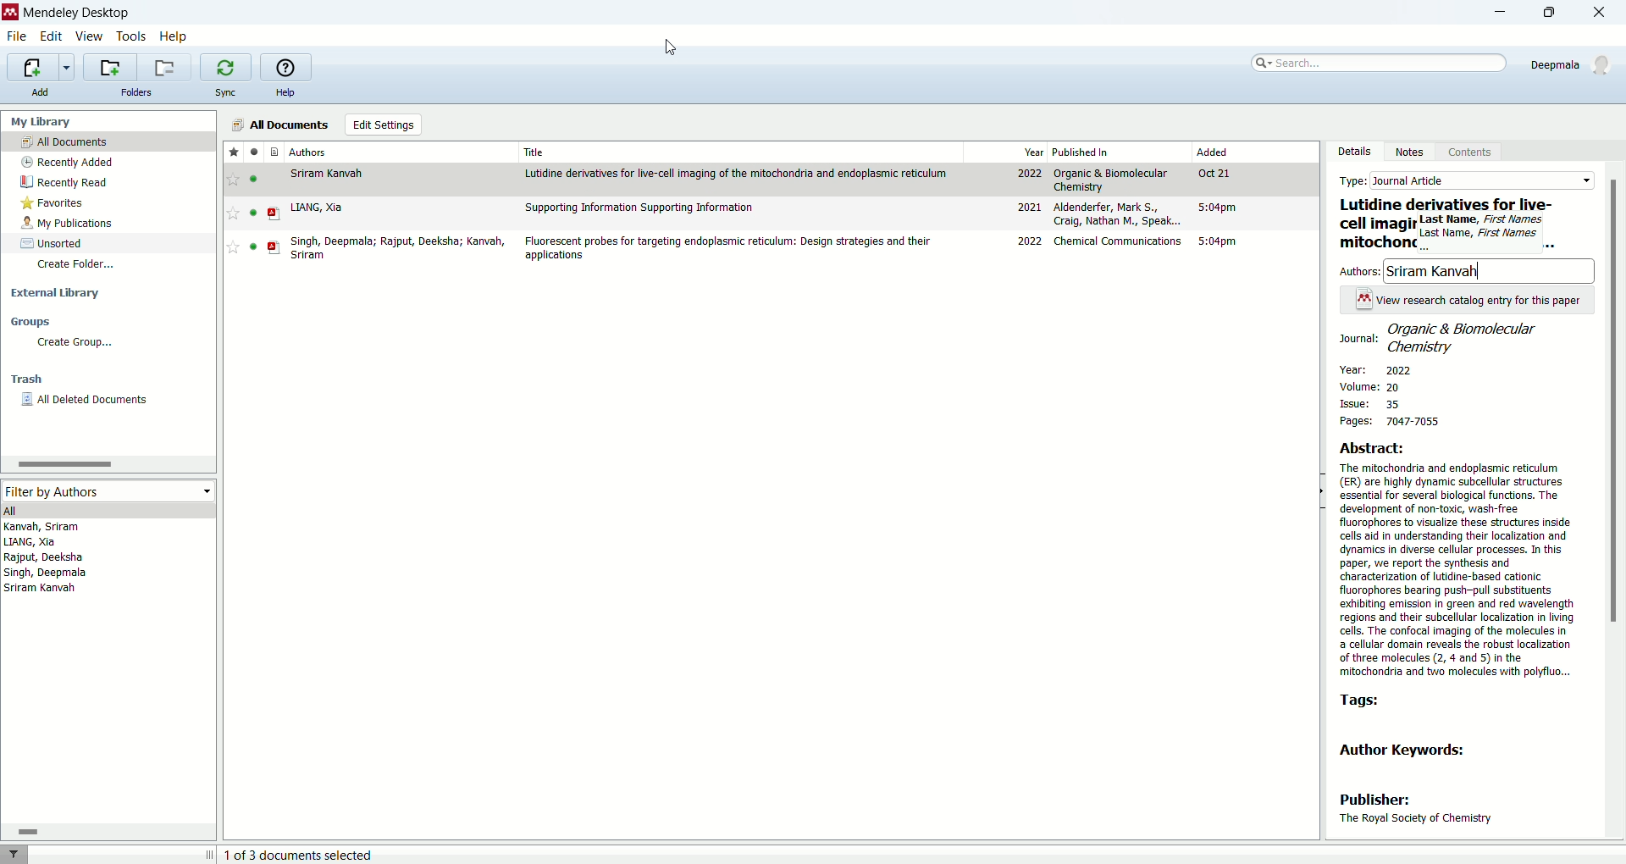 The height and width of the screenshot is (864, 1626). I want to click on added, so click(1228, 152).